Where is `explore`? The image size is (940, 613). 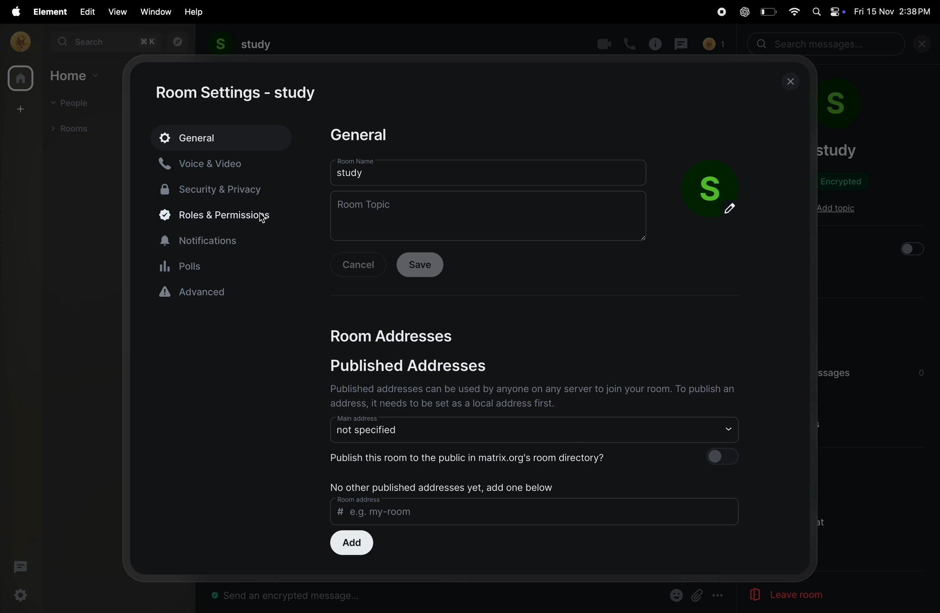
explore is located at coordinates (176, 42).